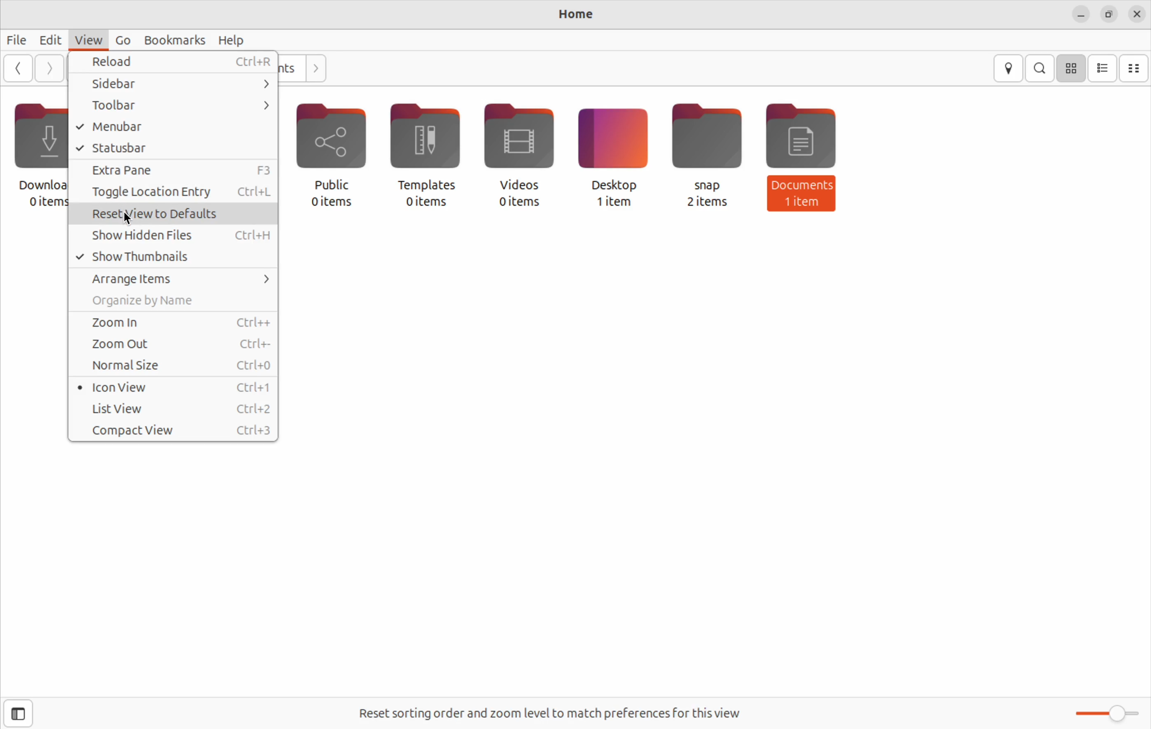 This screenshot has width=1151, height=729. I want to click on Toggle Location Entry, so click(174, 194).